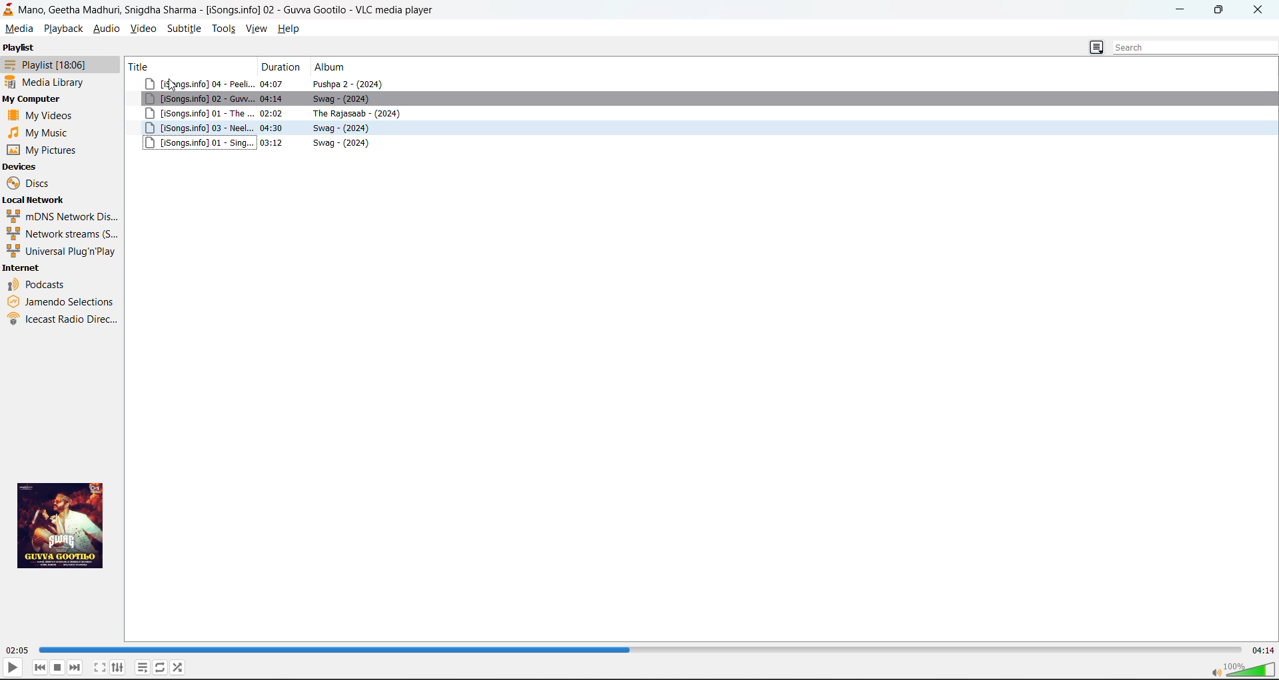 Image resolution: width=1279 pixels, height=680 pixels. I want to click on videos, so click(43, 114).